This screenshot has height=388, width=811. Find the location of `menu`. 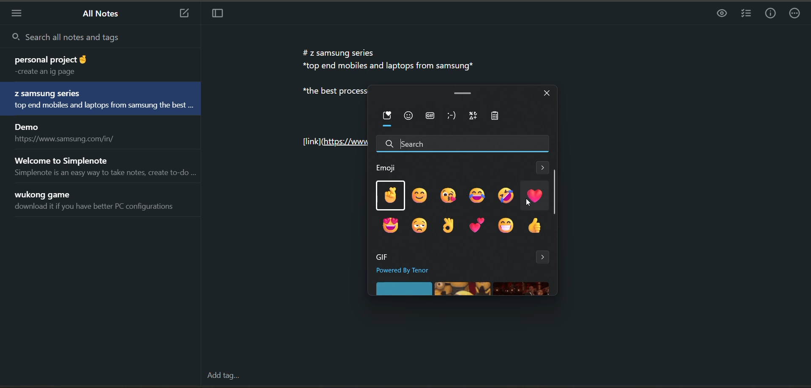

menu is located at coordinates (20, 13).